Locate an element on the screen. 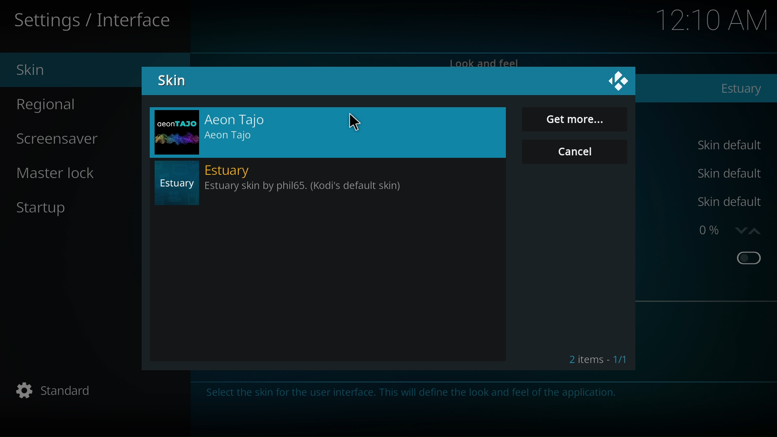 This screenshot has width=777, height=437. skin is located at coordinates (34, 70).